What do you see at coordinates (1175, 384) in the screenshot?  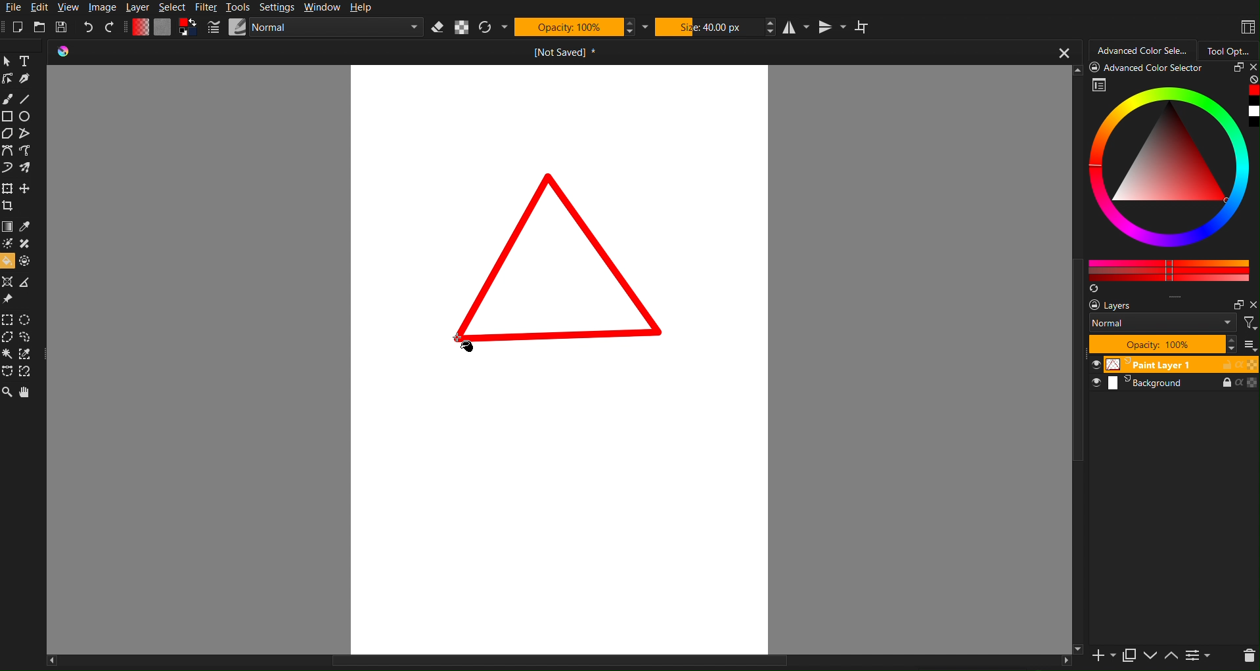 I see `background` at bounding box center [1175, 384].